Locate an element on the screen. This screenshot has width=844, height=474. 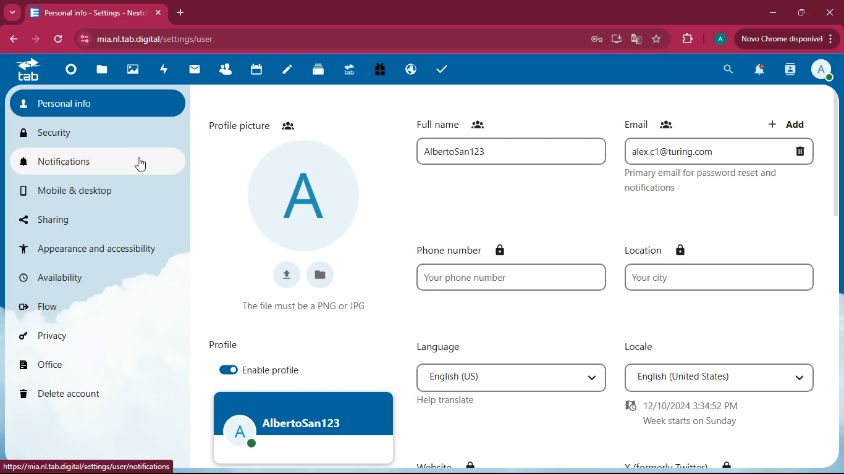
maximize is located at coordinates (800, 13).